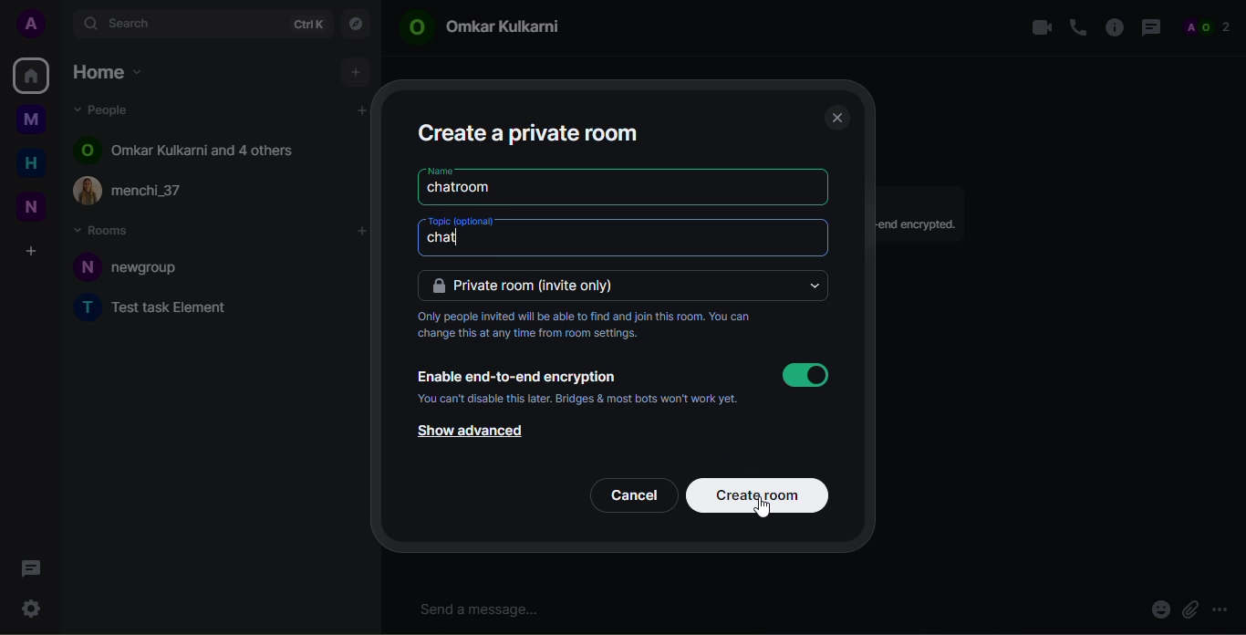  I want to click on private room (invite only), so click(529, 285).